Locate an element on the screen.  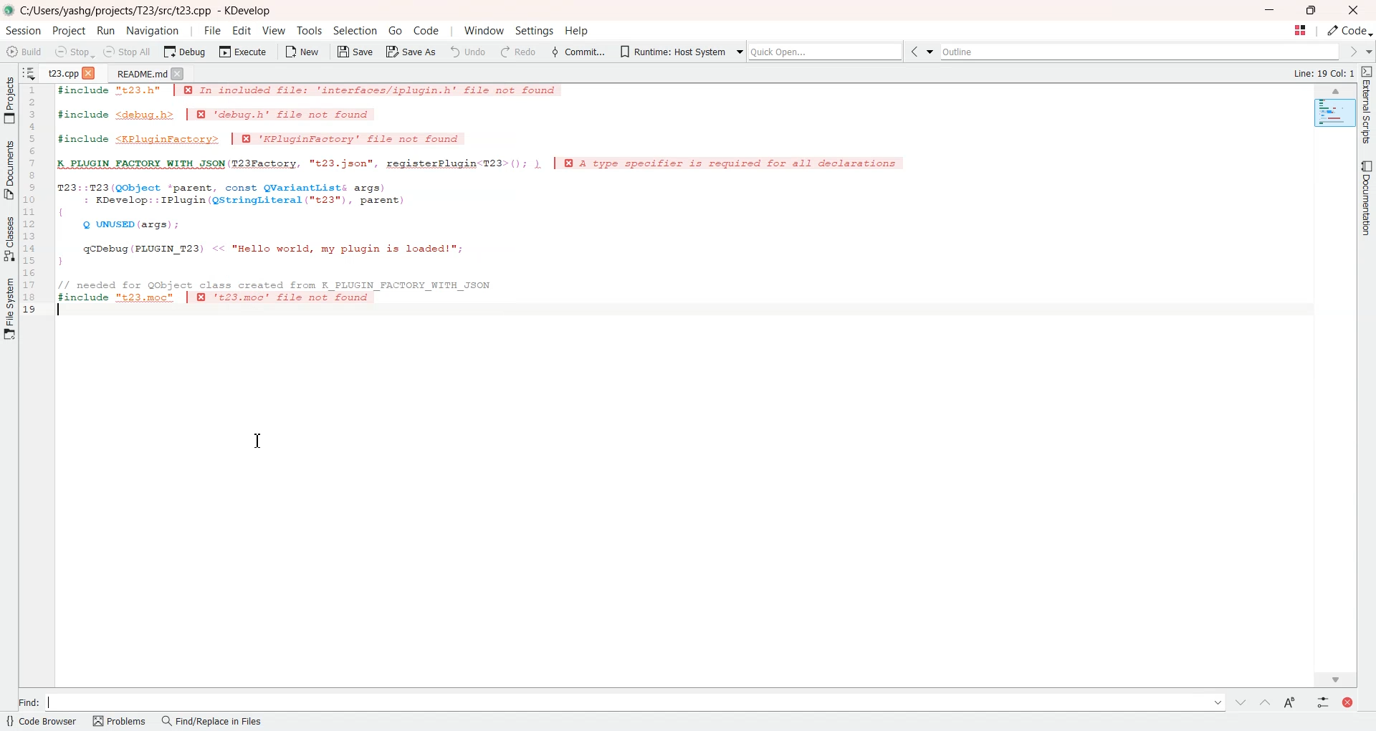
Rows  is located at coordinates (33, 201).